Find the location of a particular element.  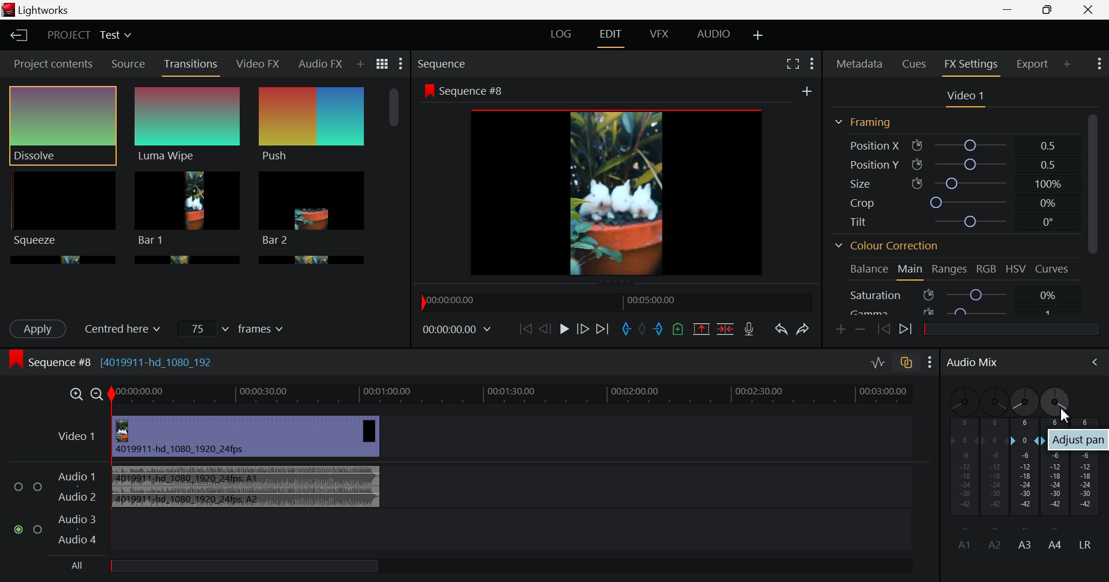

Position X is located at coordinates (954, 145).